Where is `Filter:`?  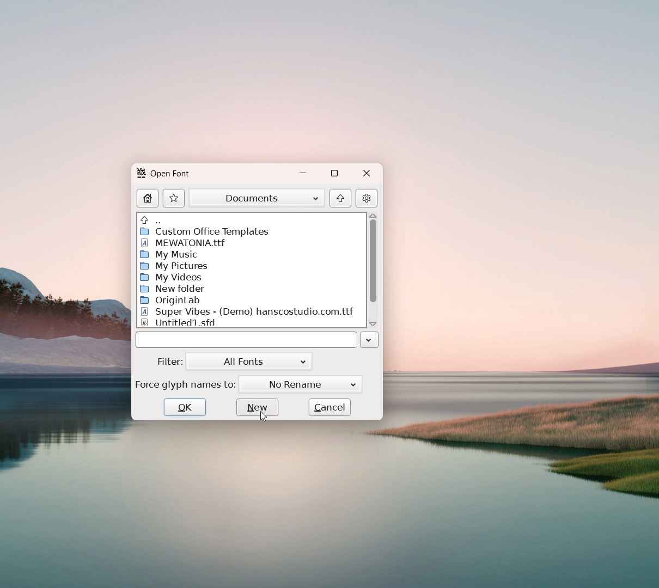
Filter: is located at coordinates (169, 361).